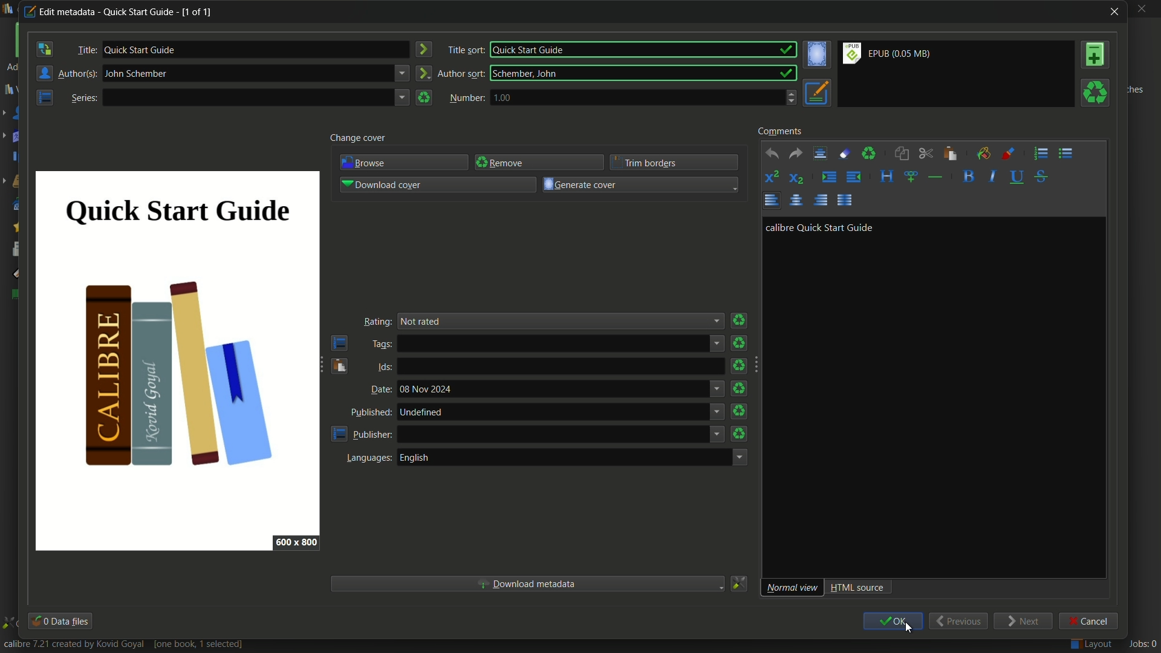 Image resolution: width=1161 pixels, height=653 pixels. Describe the element at coordinates (981, 153) in the screenshot. I see `background color` at that location.